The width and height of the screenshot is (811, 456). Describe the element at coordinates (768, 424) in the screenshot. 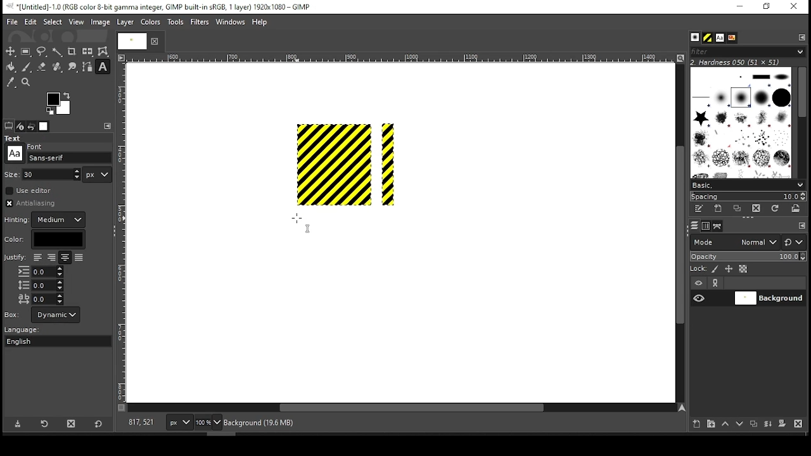

I see `merge layer` at that location.